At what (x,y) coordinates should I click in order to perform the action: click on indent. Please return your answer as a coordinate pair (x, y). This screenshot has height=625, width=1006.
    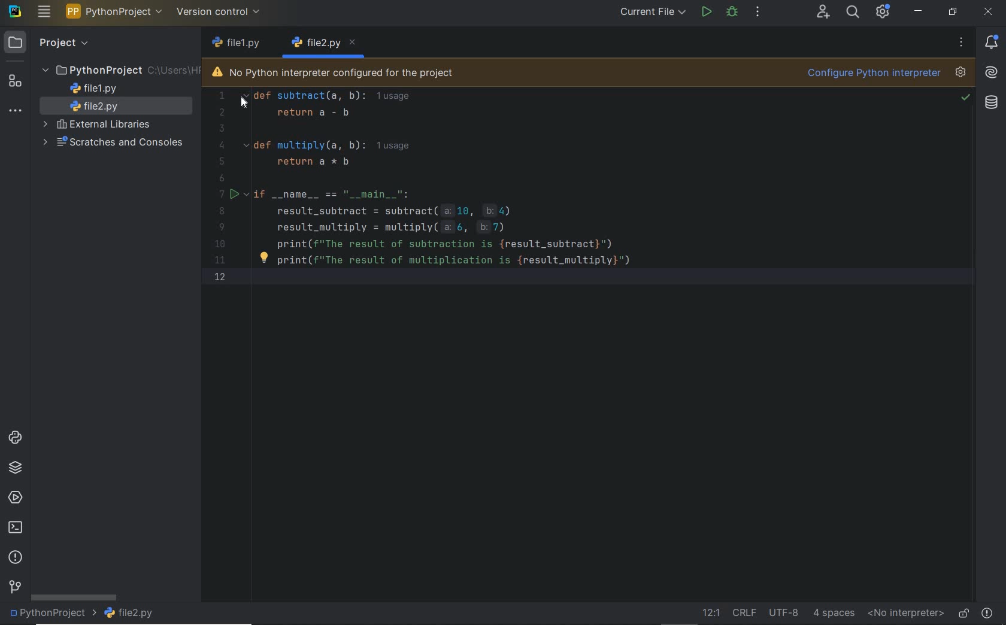
    Looking at the image, I should click on (833, 613).